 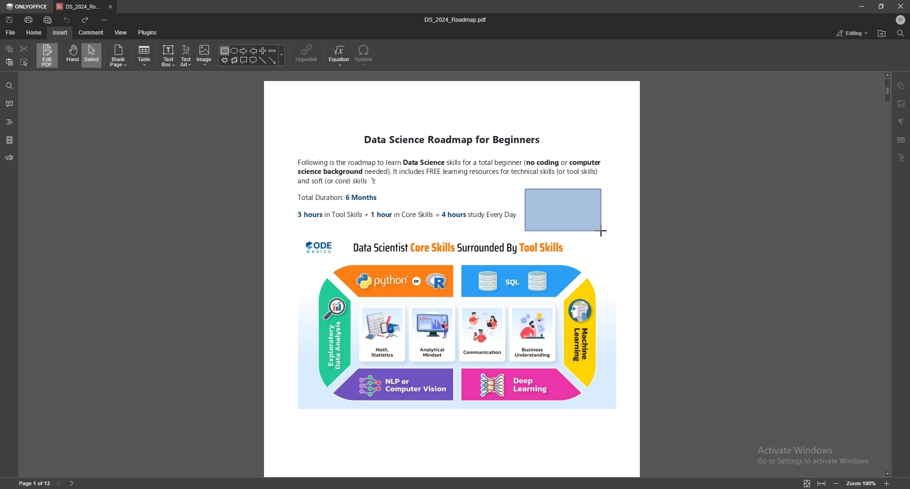 What do you see at coordinates (60, 33) in the screenshot?
I see `insert` at bounding box center [60, 33].